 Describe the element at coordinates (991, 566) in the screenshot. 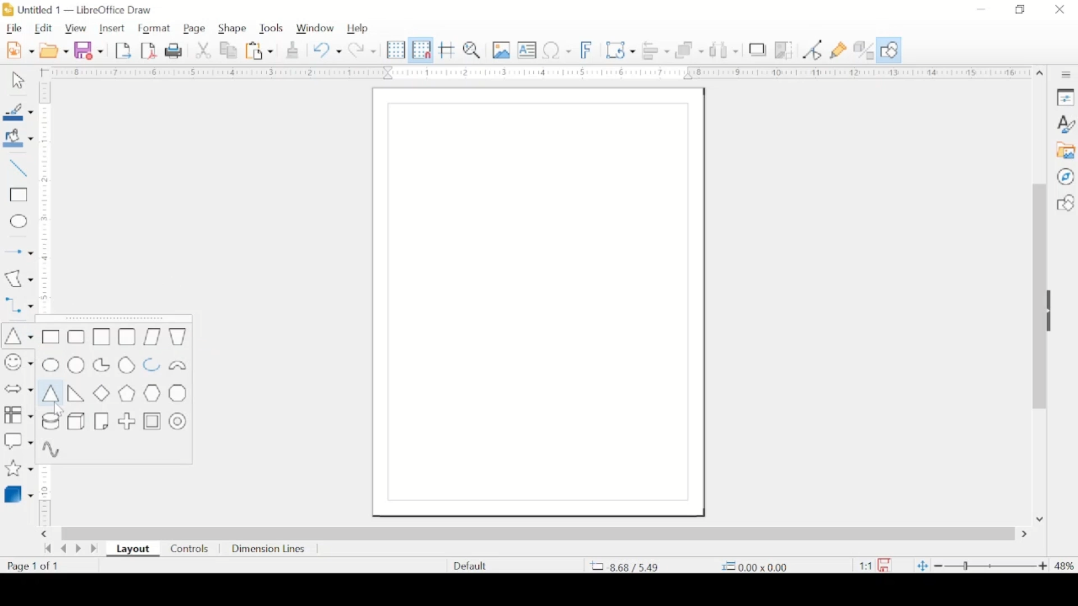

I see `zoom slider` at that location.